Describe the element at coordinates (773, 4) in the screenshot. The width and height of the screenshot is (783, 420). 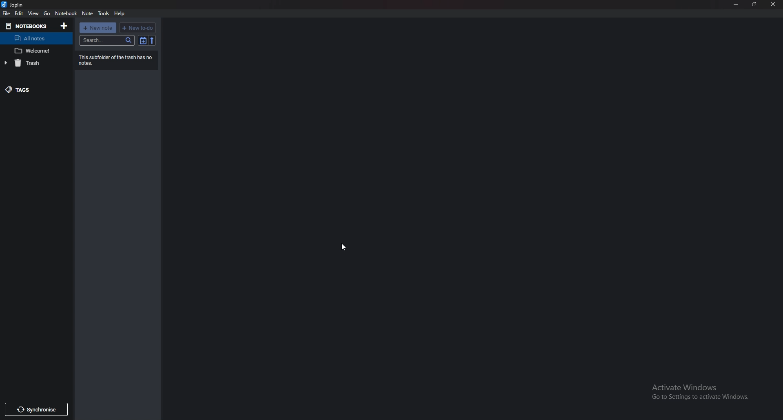
I see `close` at that location.